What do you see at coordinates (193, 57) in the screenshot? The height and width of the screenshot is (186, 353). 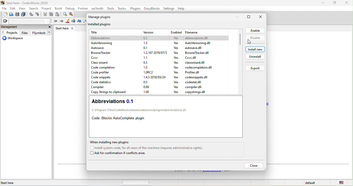 I see `file` at bounding box center [193, 57].